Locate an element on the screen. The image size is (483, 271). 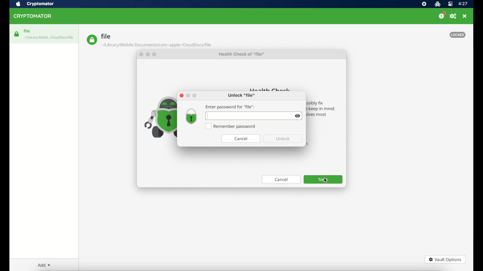
cancel is located at coordinates (282, 180).